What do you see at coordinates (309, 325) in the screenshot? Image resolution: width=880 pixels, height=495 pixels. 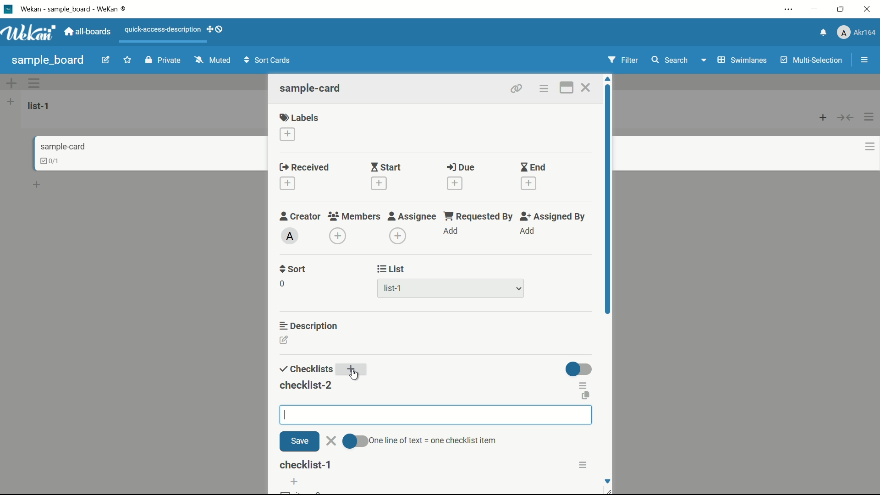 I see `description` at bounding box center [309, 325].